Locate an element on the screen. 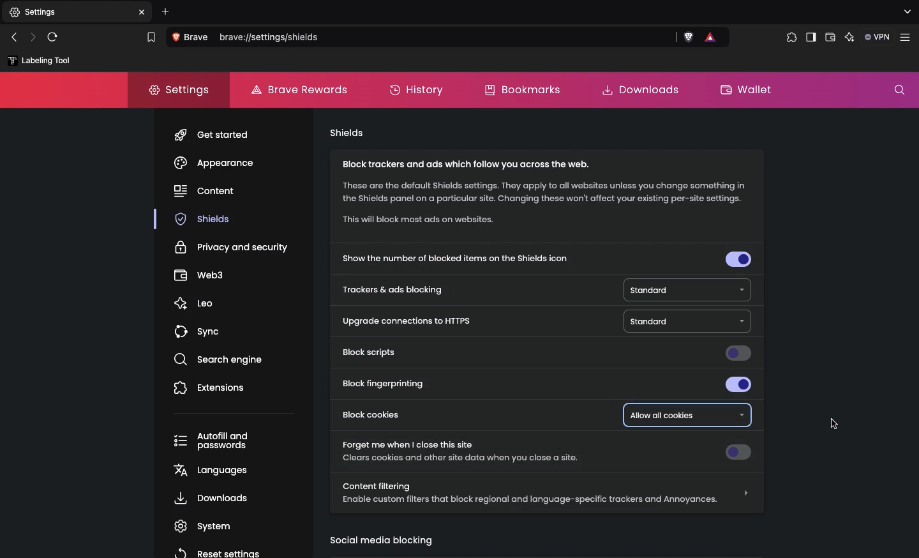  shields is located at coordinates (205, 220).